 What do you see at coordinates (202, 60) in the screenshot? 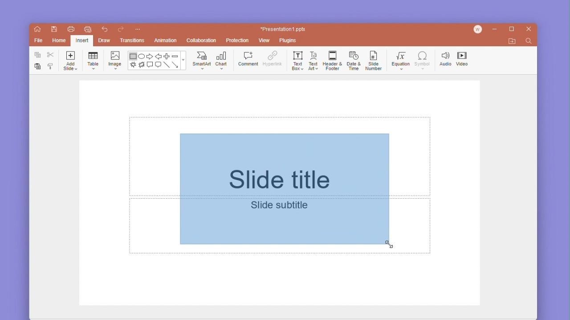
I see `smartart` at bounding box center [202, 60].